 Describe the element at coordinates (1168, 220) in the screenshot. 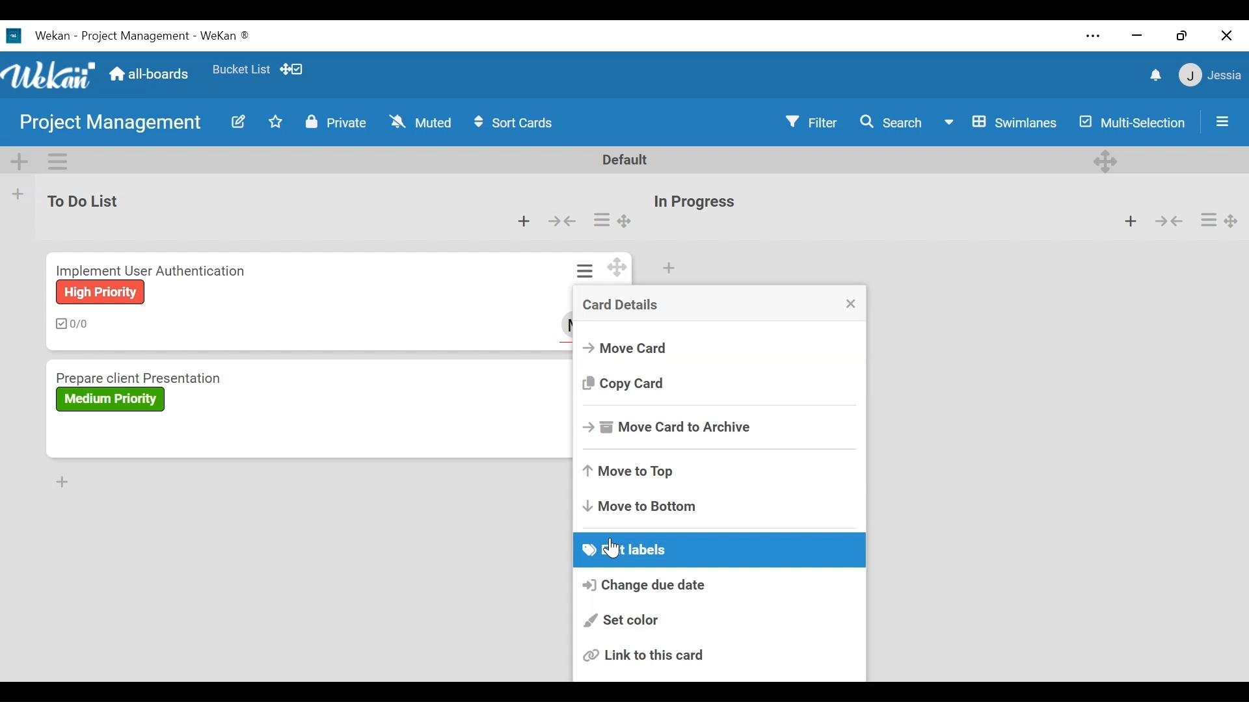

I see `Collapse` at that location.